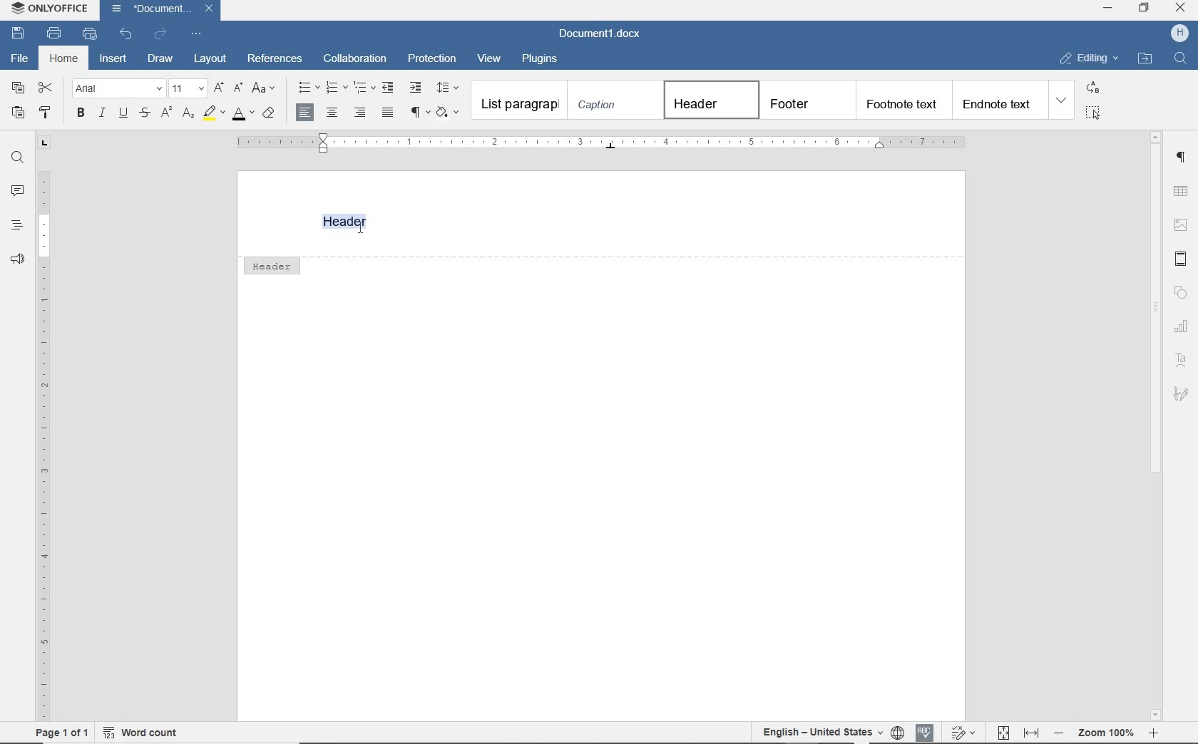 The image size is (1198, 744). What do you see at coordinates (210, 59) in the screenshot?
I see `layout` at bounding box center [210, 59].